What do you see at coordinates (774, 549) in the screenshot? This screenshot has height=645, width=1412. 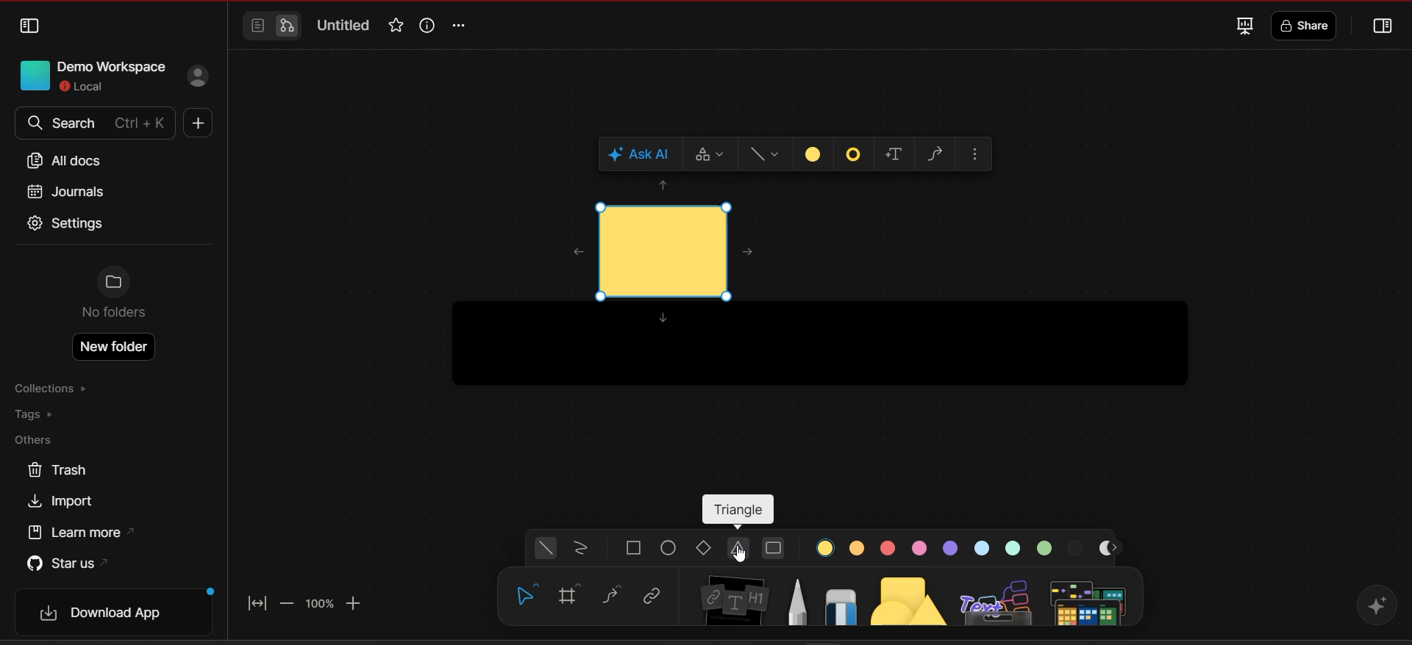 I see `rounded rectangle` at bounding box center [774, 549].